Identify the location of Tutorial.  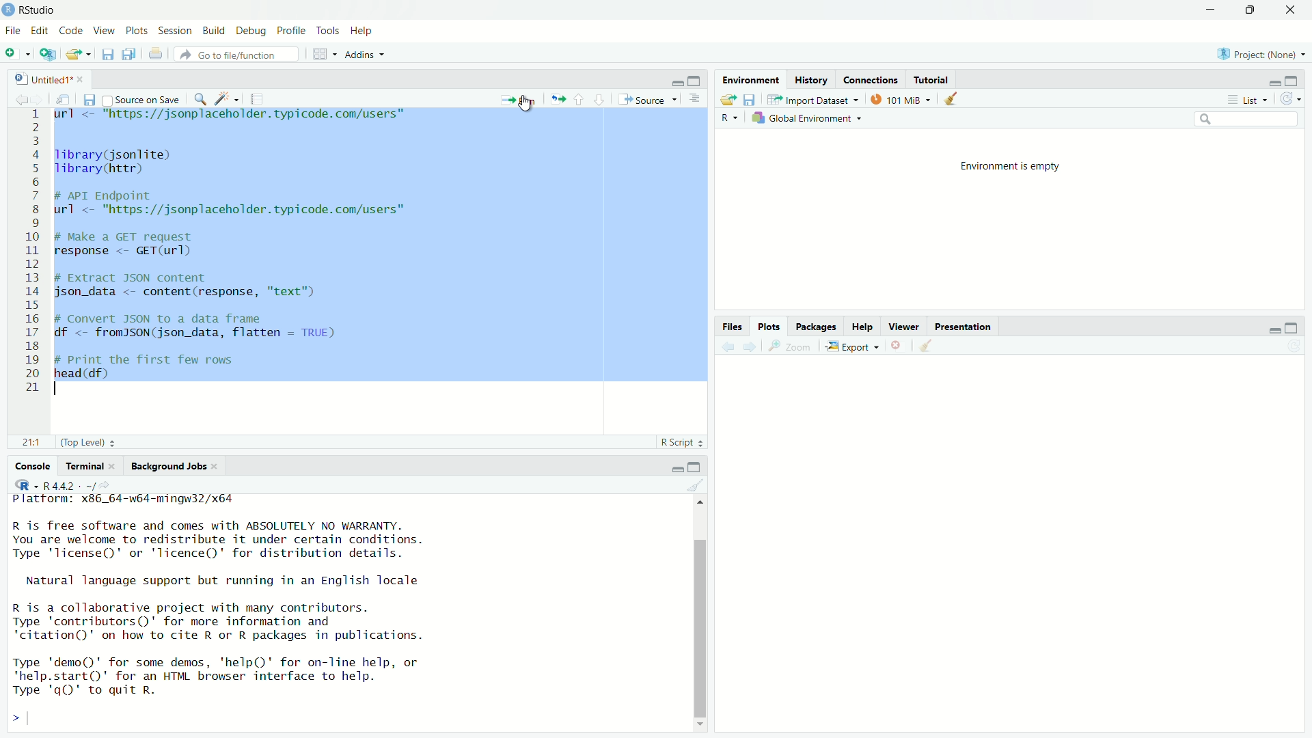
(931, 79).